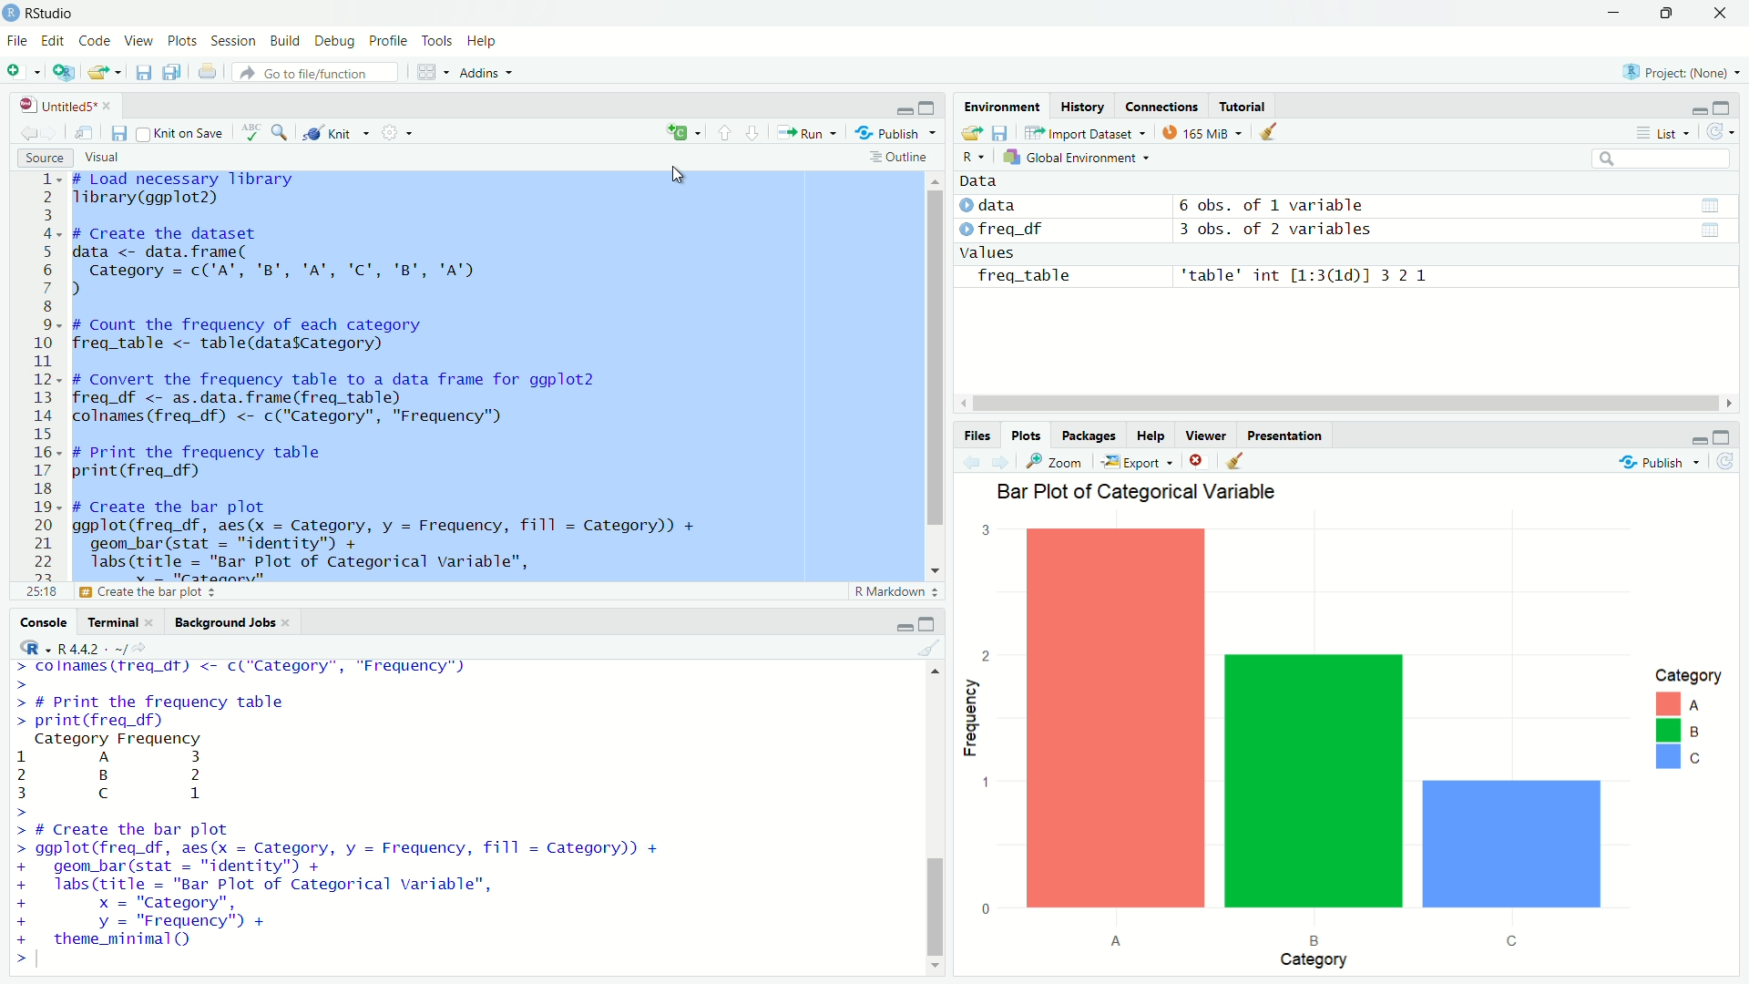 The height and width of the screenshot is (984, 1749). Describe the element at coordinates (232, 41) in the screenshot. I see `sessions` at that location.